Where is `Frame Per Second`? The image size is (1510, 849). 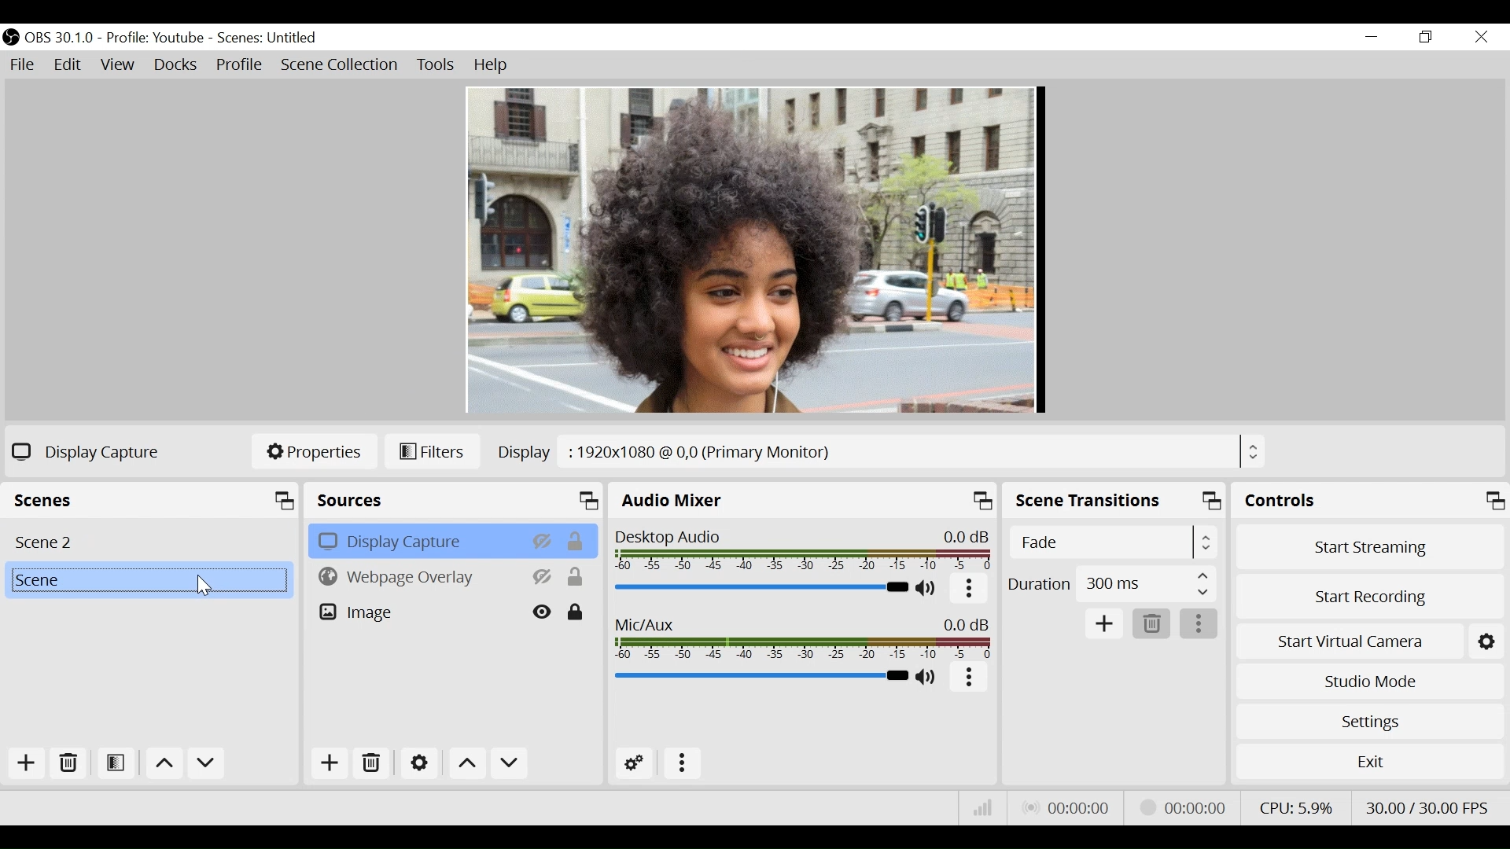 Frame Per Second is located at coordinates (1427, 807).